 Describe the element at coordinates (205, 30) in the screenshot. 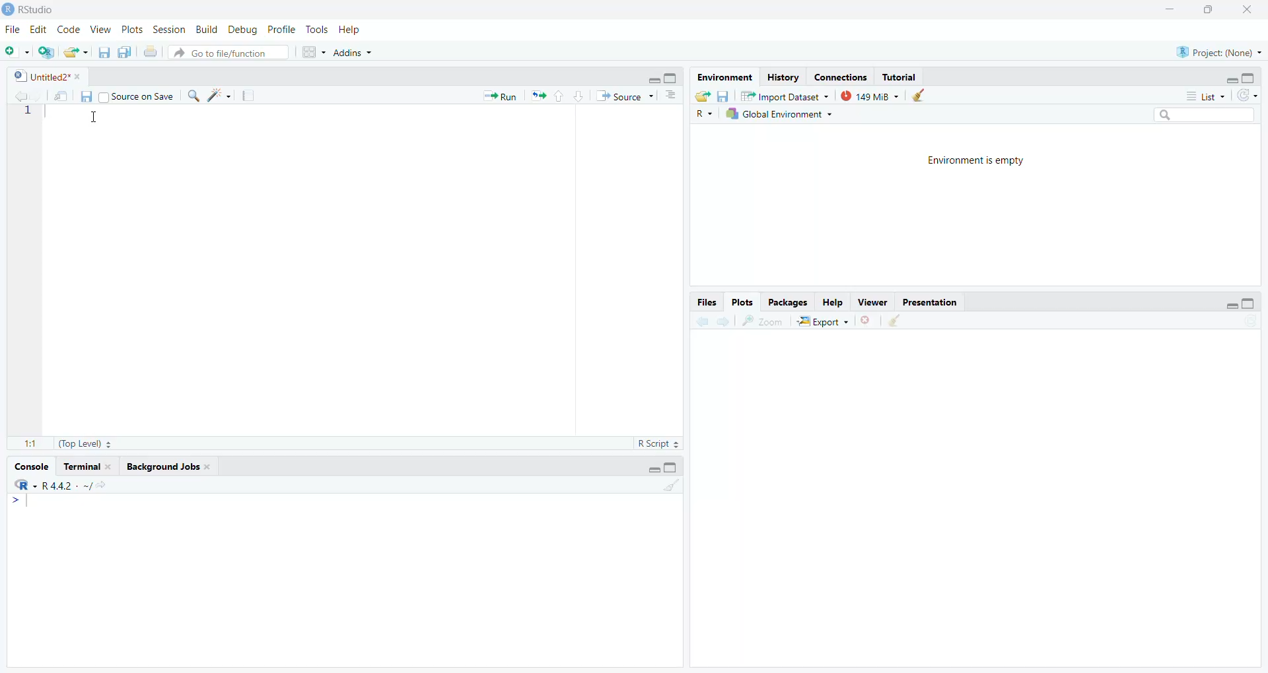

I see `Build` at that location.